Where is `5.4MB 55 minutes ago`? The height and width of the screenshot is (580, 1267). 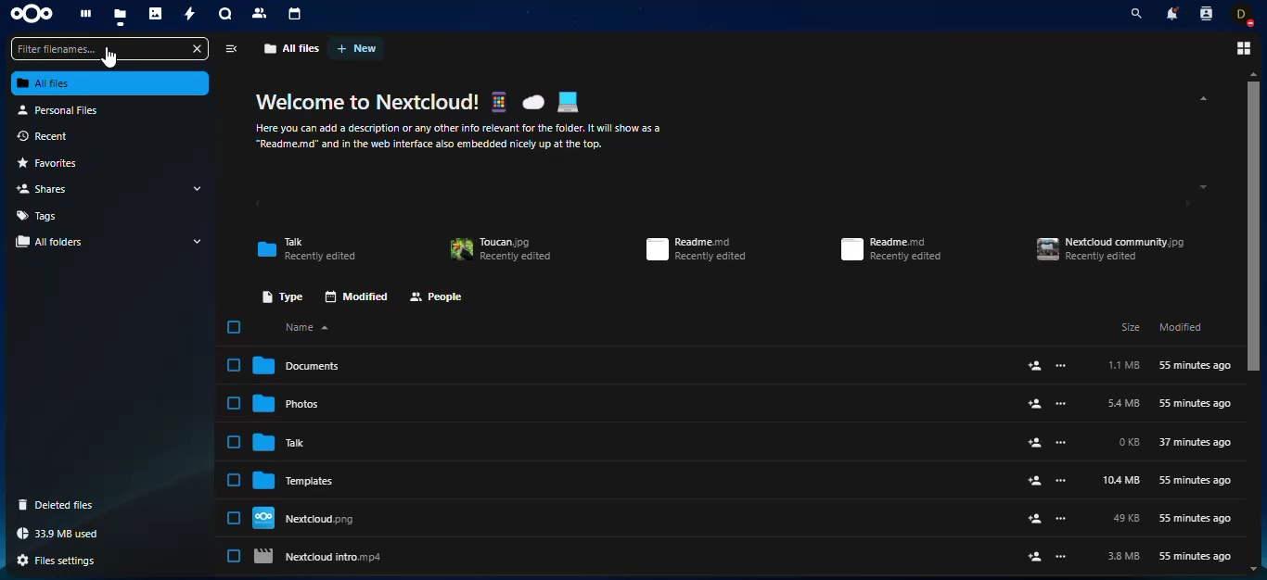 5.4MB 55 minutes ago is located at coordinates (1169, 404).